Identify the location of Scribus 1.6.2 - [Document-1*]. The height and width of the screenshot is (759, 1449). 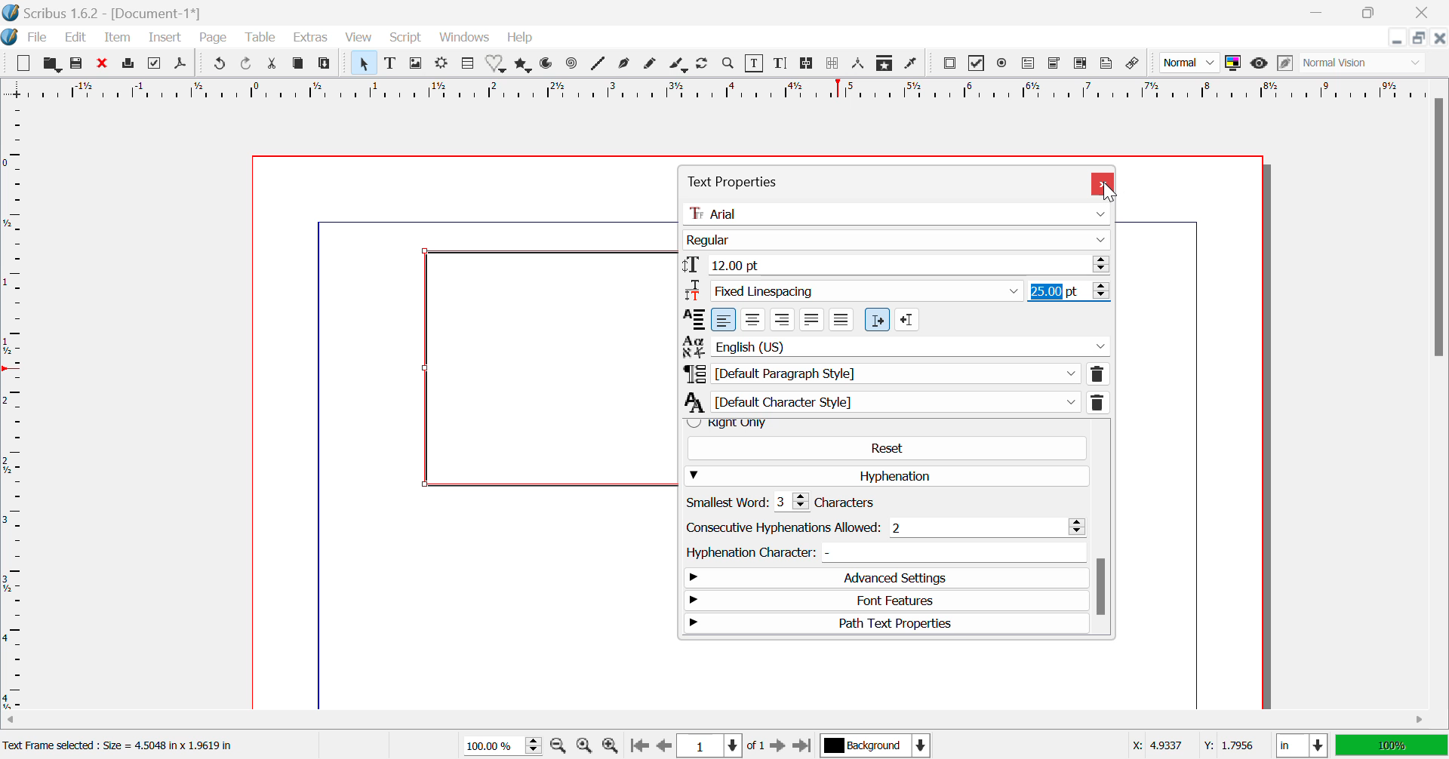
(146, 11).